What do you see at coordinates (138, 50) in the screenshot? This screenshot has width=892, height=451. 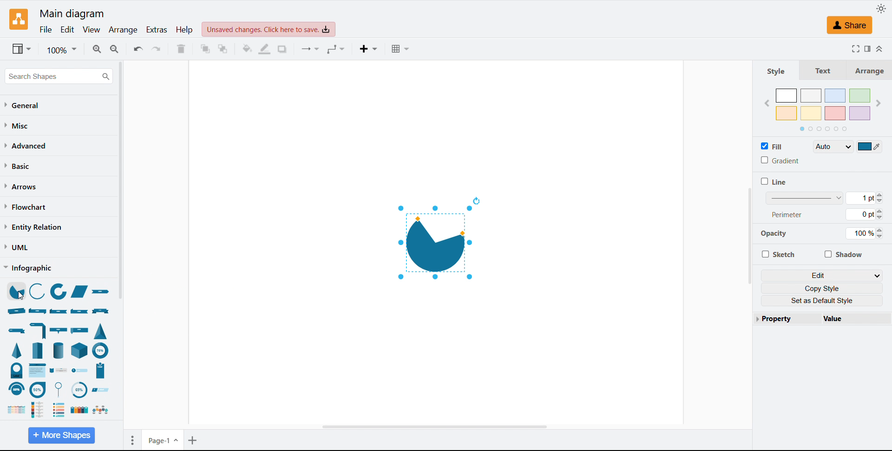 I see `Undo ` at bounding box center [138, 50].